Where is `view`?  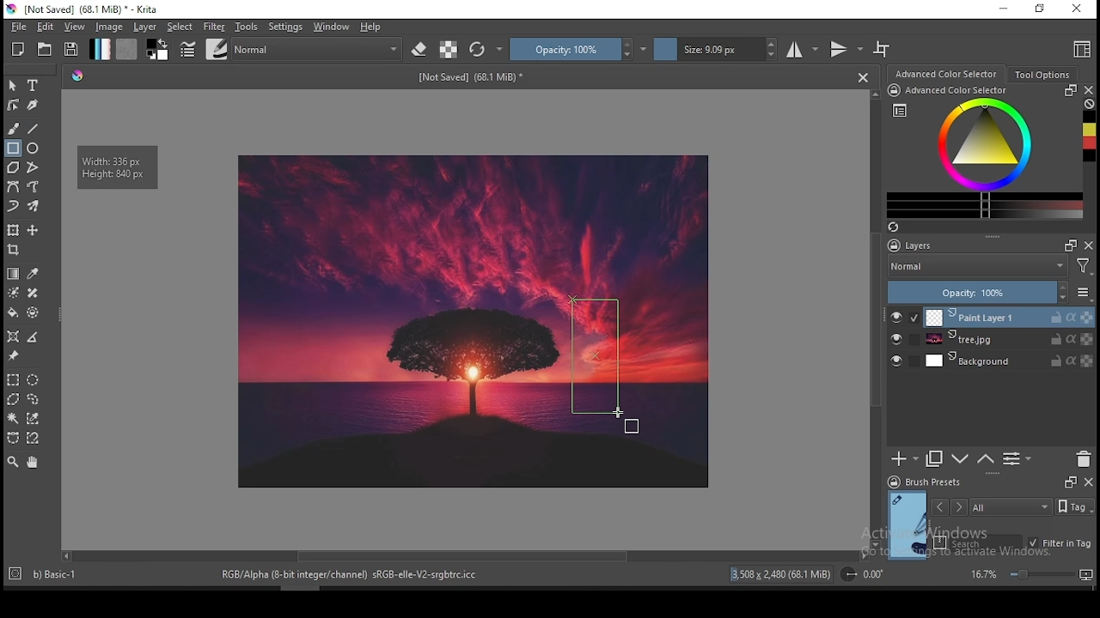 view is located at coordinates (76, 27).